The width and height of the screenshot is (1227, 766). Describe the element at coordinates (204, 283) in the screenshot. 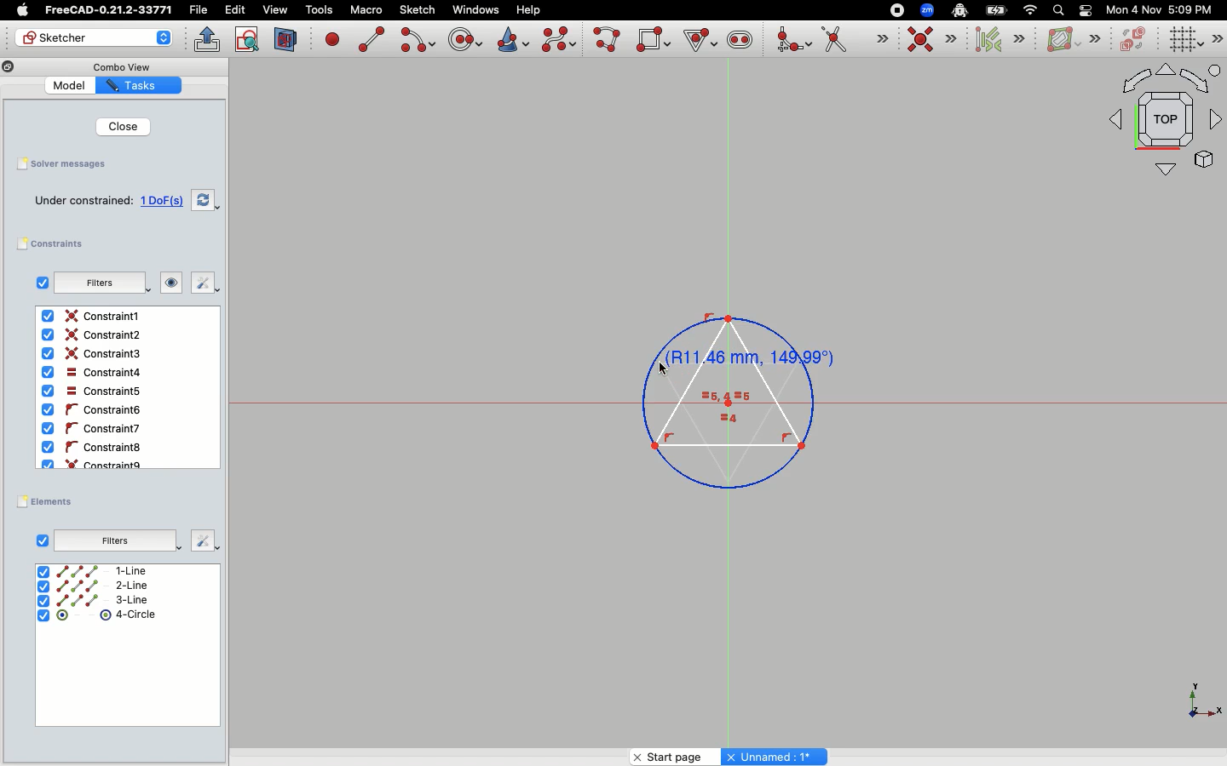

I see `Fix` at that location.